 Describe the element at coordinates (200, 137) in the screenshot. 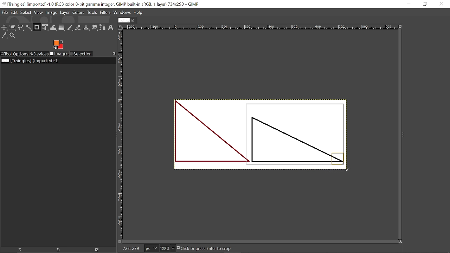

I see `image` at that location.